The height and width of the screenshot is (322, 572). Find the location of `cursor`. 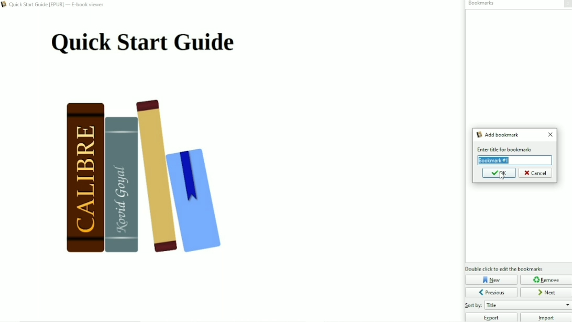

cursor is located at coordinates (503, 176).